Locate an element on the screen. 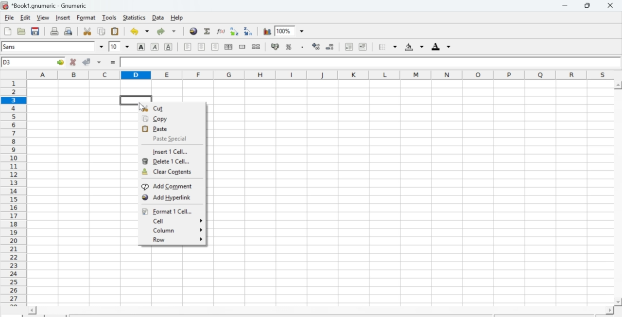 The height and width of the screenshot is (317, 622). Edit function is located at coordinates (221, 33).